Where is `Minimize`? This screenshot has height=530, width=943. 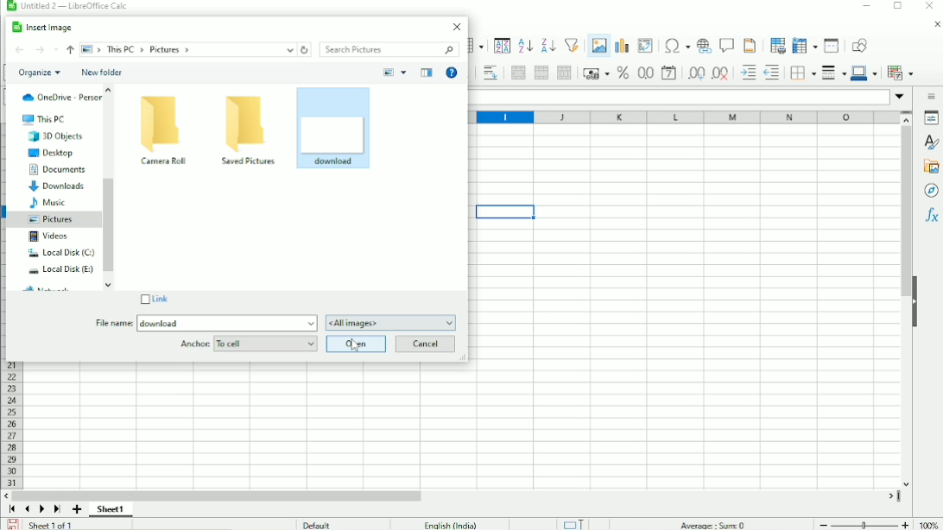 Minimize is located at coordinates (864, 7).